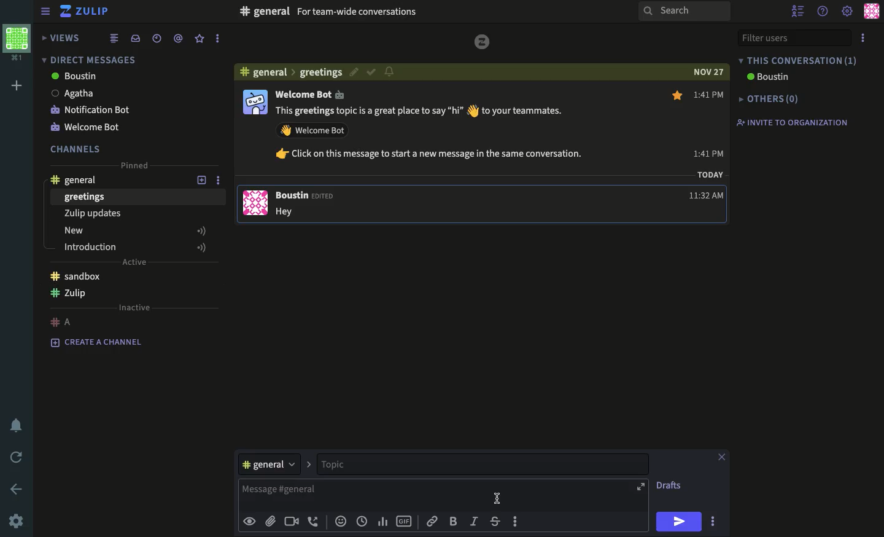 Image resolution: width=884 pixels, height=537 pixels. What do you see at coordinates (710, 123) in the screenshot?
I see `1:41 PM` at bounding box center [710, 123].